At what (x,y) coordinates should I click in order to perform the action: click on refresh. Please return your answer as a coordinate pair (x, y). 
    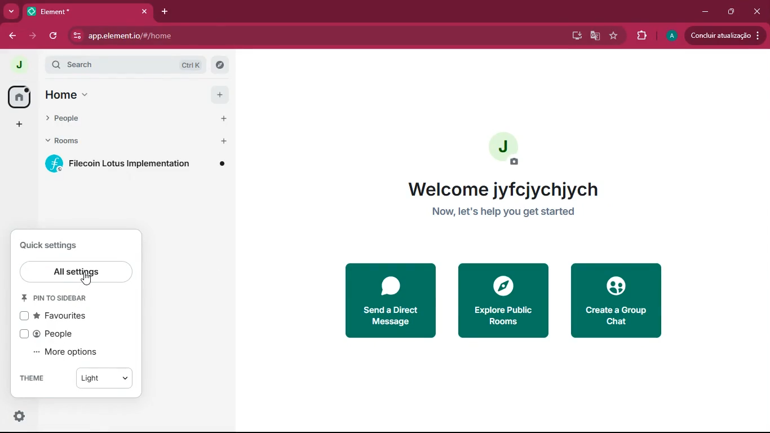
    Looking at the image, I should click on (54, 36).